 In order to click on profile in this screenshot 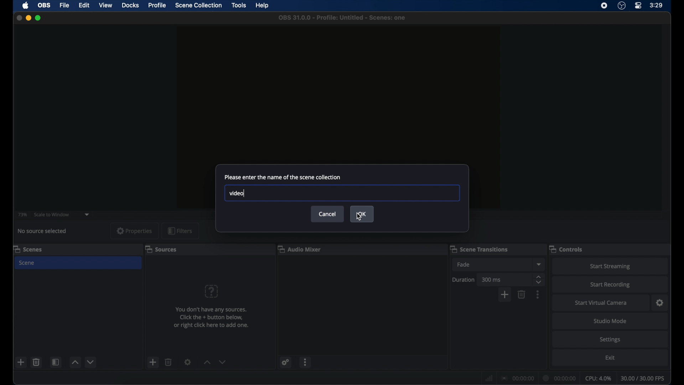, I will do `click(157, 5)`.